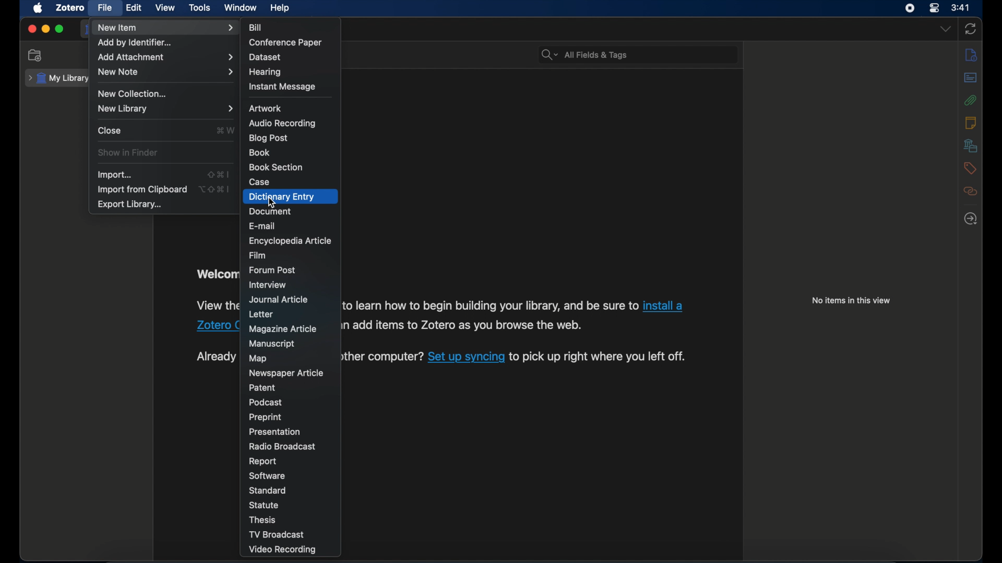 This screenshot has width=1002, height=563. Describe the element at coordinates (135, 43) in the screenshot. I see `add by identifier` at that location.